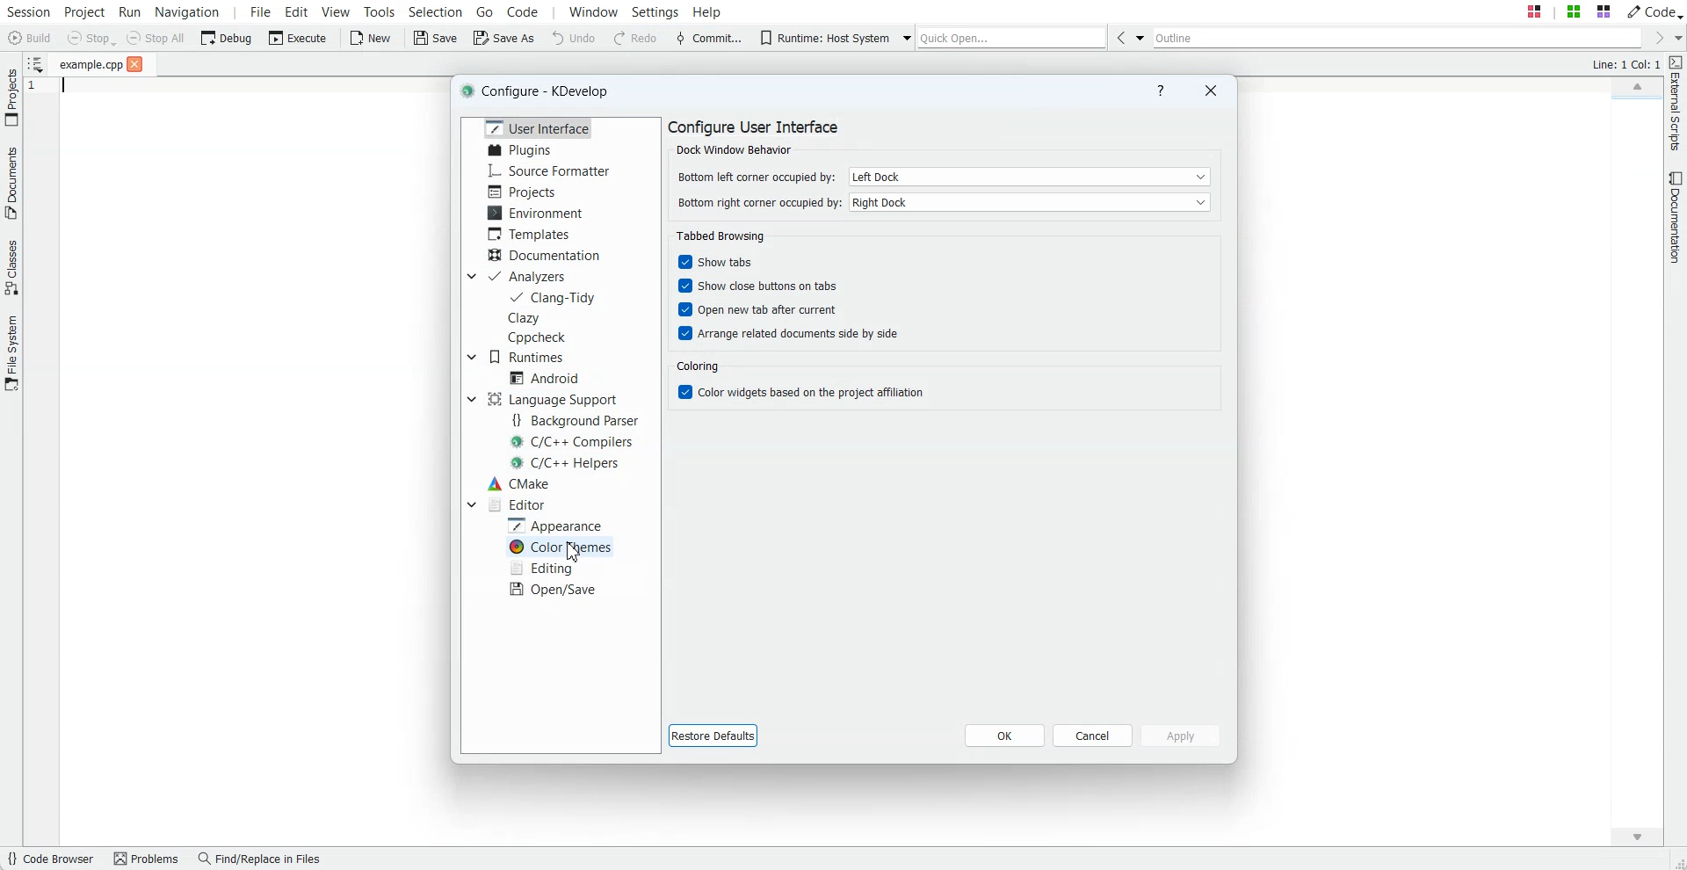 The height and width of the screenshot is (870, 1687). Describe the element at coordinates (532, 234) in the screenshot. I see `Templates` at that location.